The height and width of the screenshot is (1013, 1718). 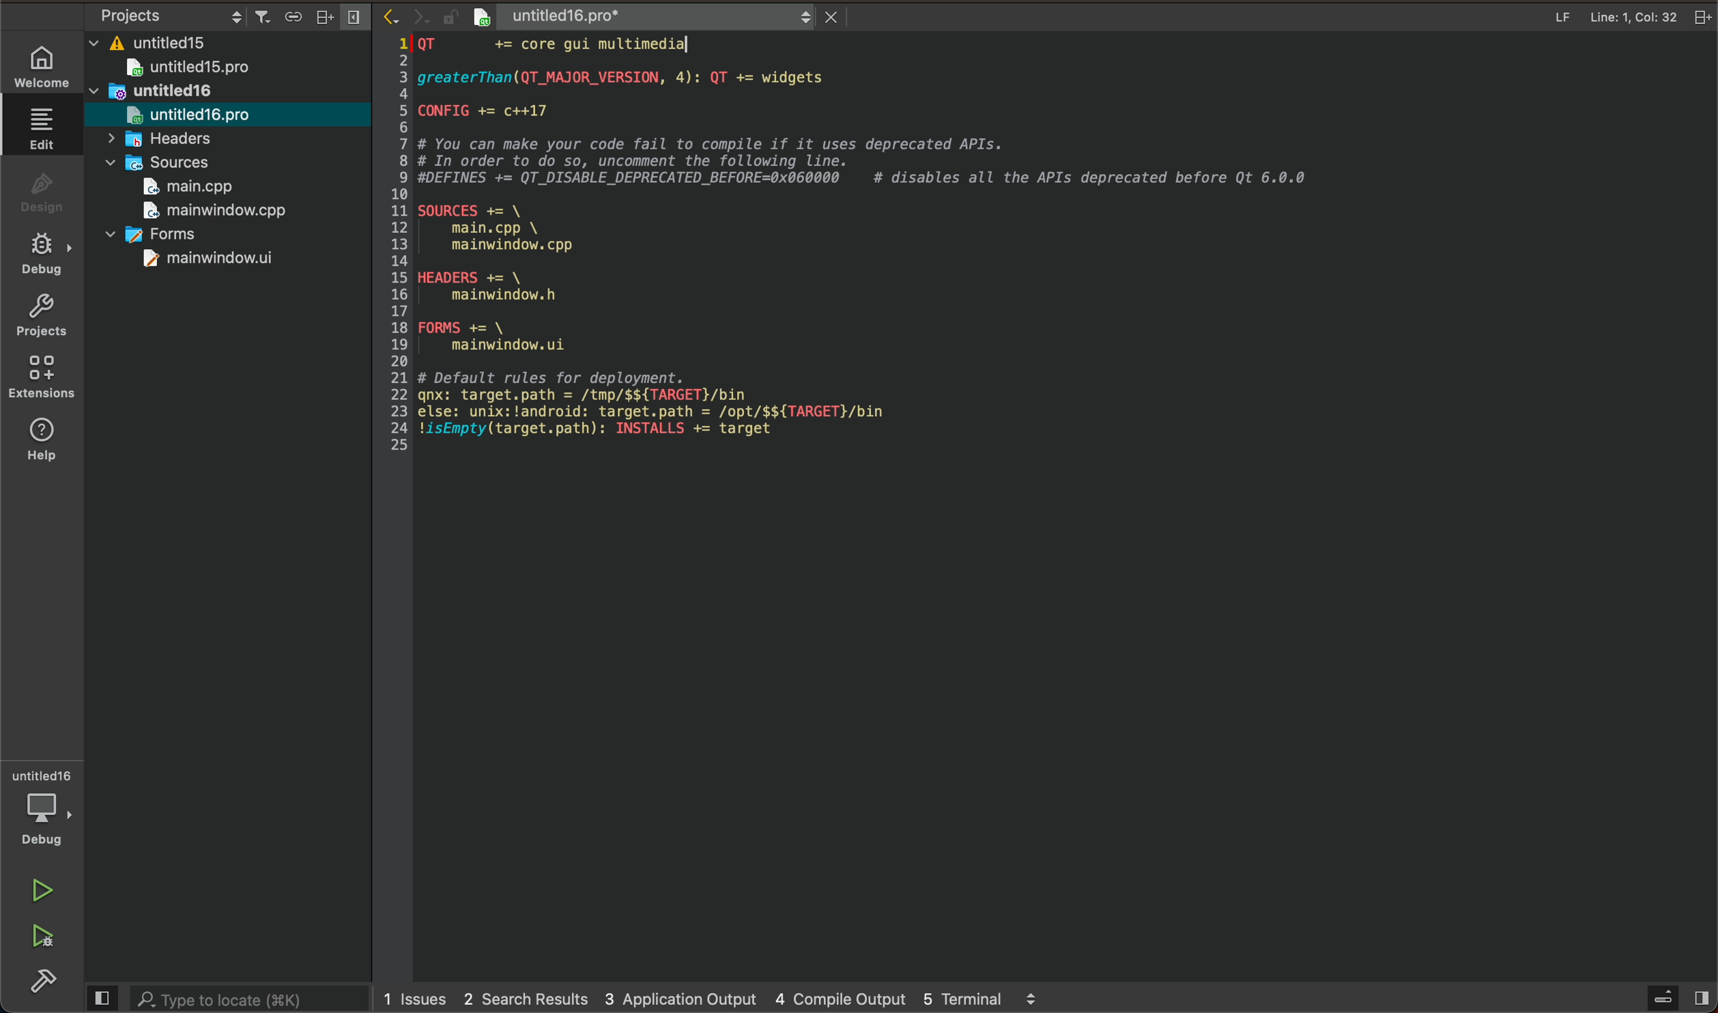 I want to click on untitledpro, so click(x=194, y=116).